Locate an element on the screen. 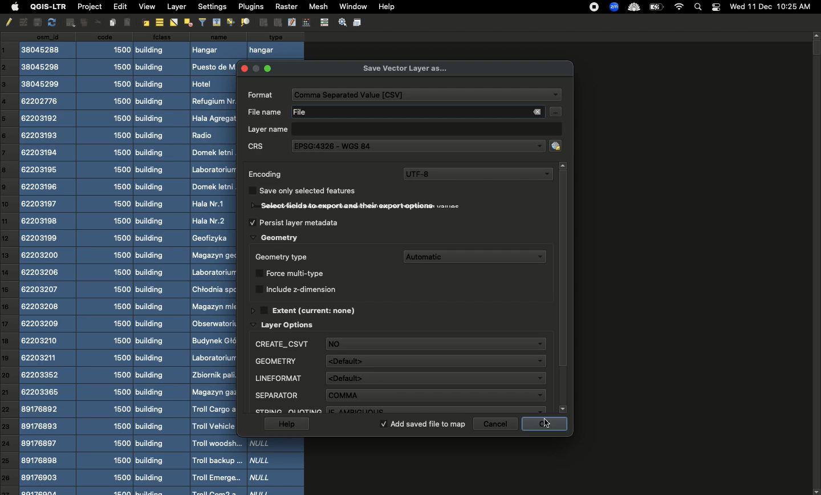 The width and height of the screenshot is (821, 495). Mesh is located at coordinates (316, 6).